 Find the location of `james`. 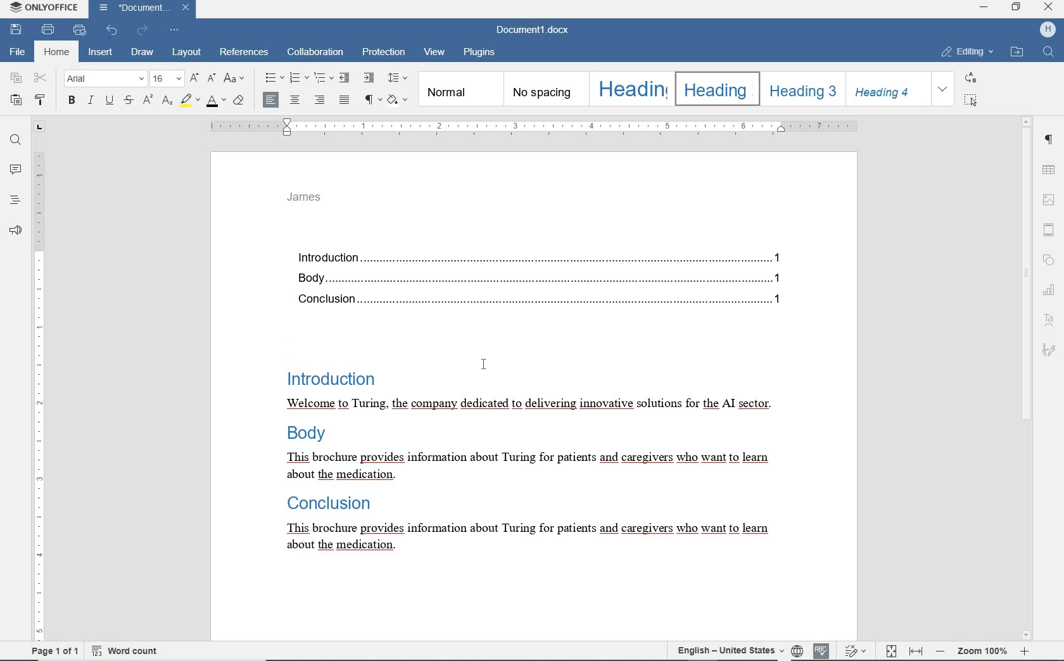

james is located at coordinates (305, 198).